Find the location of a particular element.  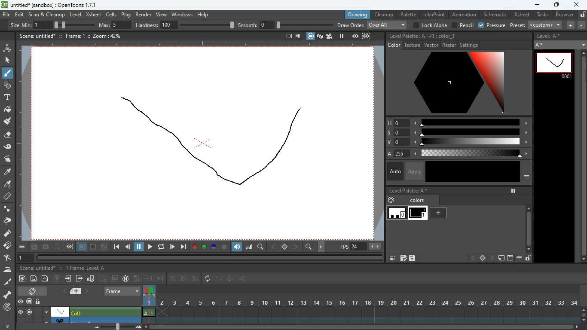

level palette is located at coordinates (408, 190).